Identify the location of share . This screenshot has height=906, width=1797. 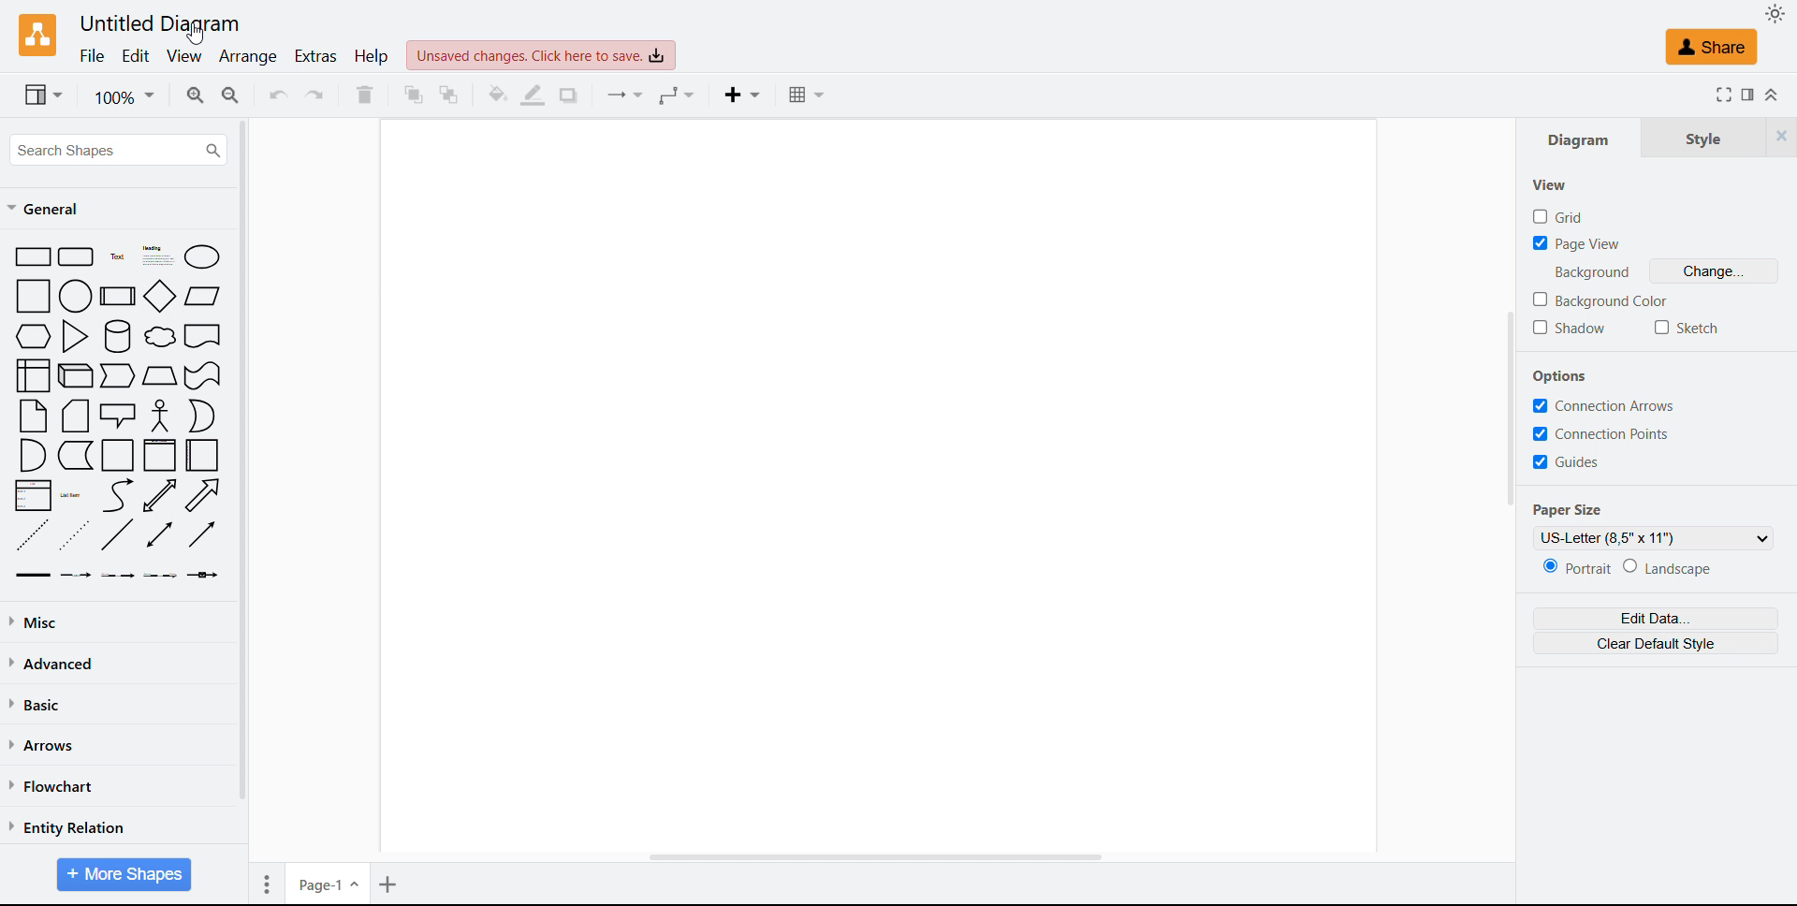
(1713, 47).